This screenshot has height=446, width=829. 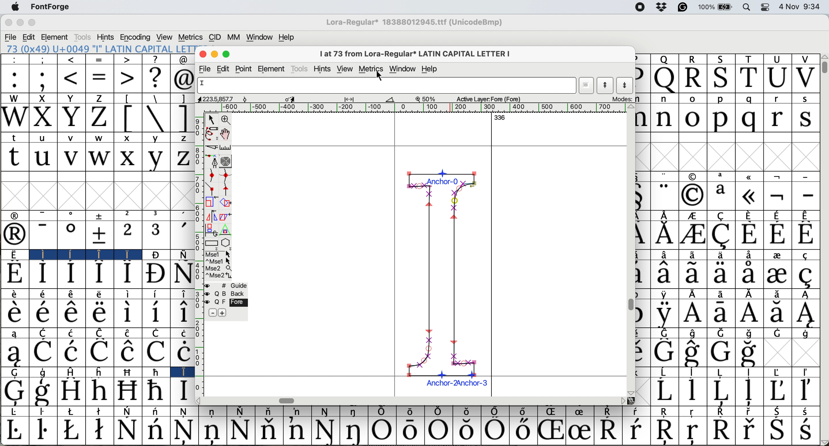 What do you see at coordinates (748, 196) in the screenshot?
I see `Symbol` at bounding box center [748, 196].